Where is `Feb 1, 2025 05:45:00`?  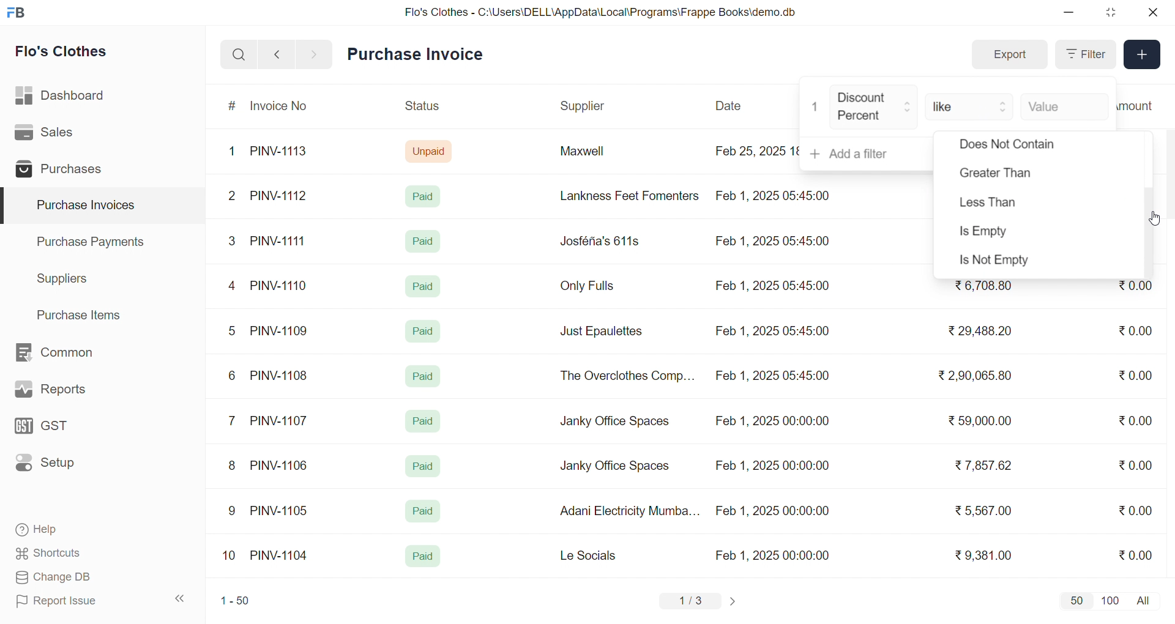 Feb 1, 2025 05:45:00 is located at coordinates (771, 242).